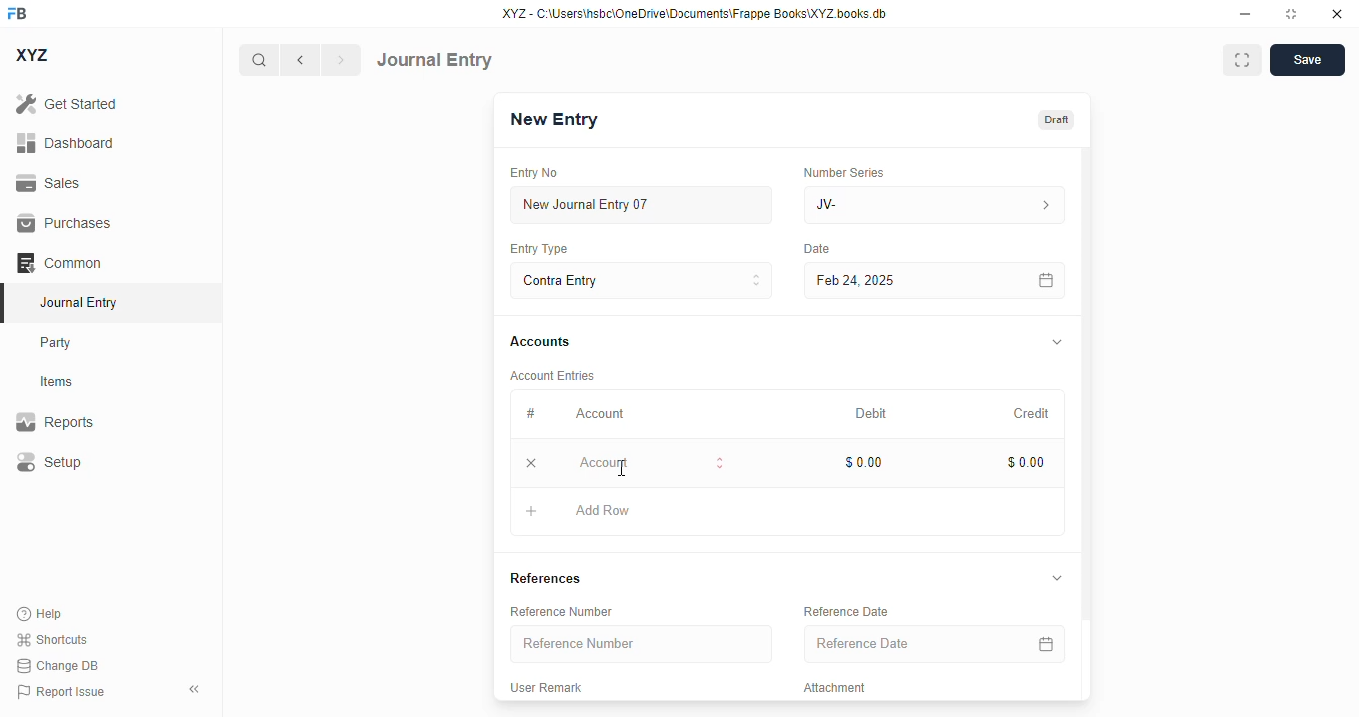 This screenshot has width=1359, height=717. What do you see at coordinates (258, 60) in the screenshot?
I see `search` at bounding box center [258, 60].